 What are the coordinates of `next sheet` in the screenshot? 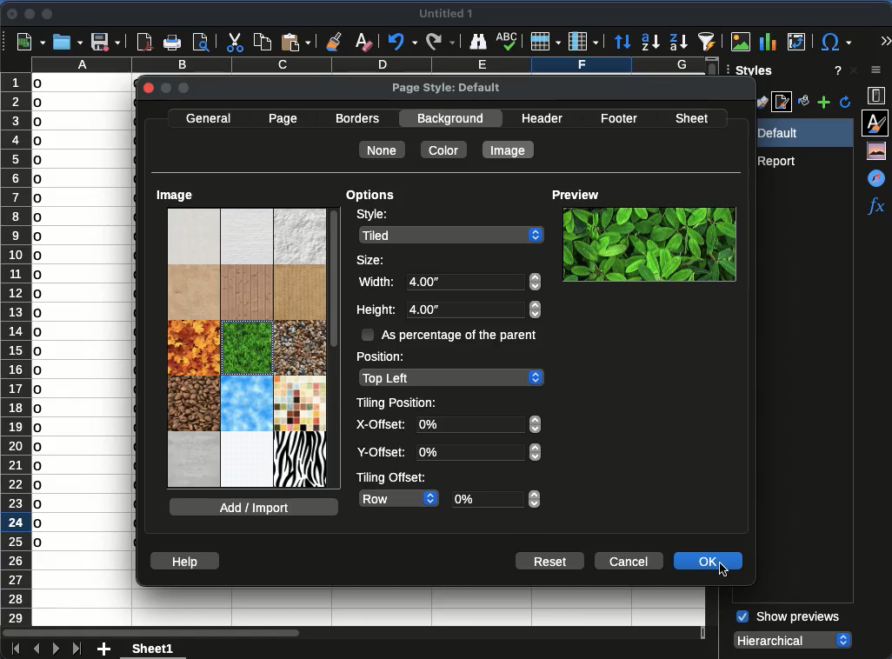 It's located at (54, 649).